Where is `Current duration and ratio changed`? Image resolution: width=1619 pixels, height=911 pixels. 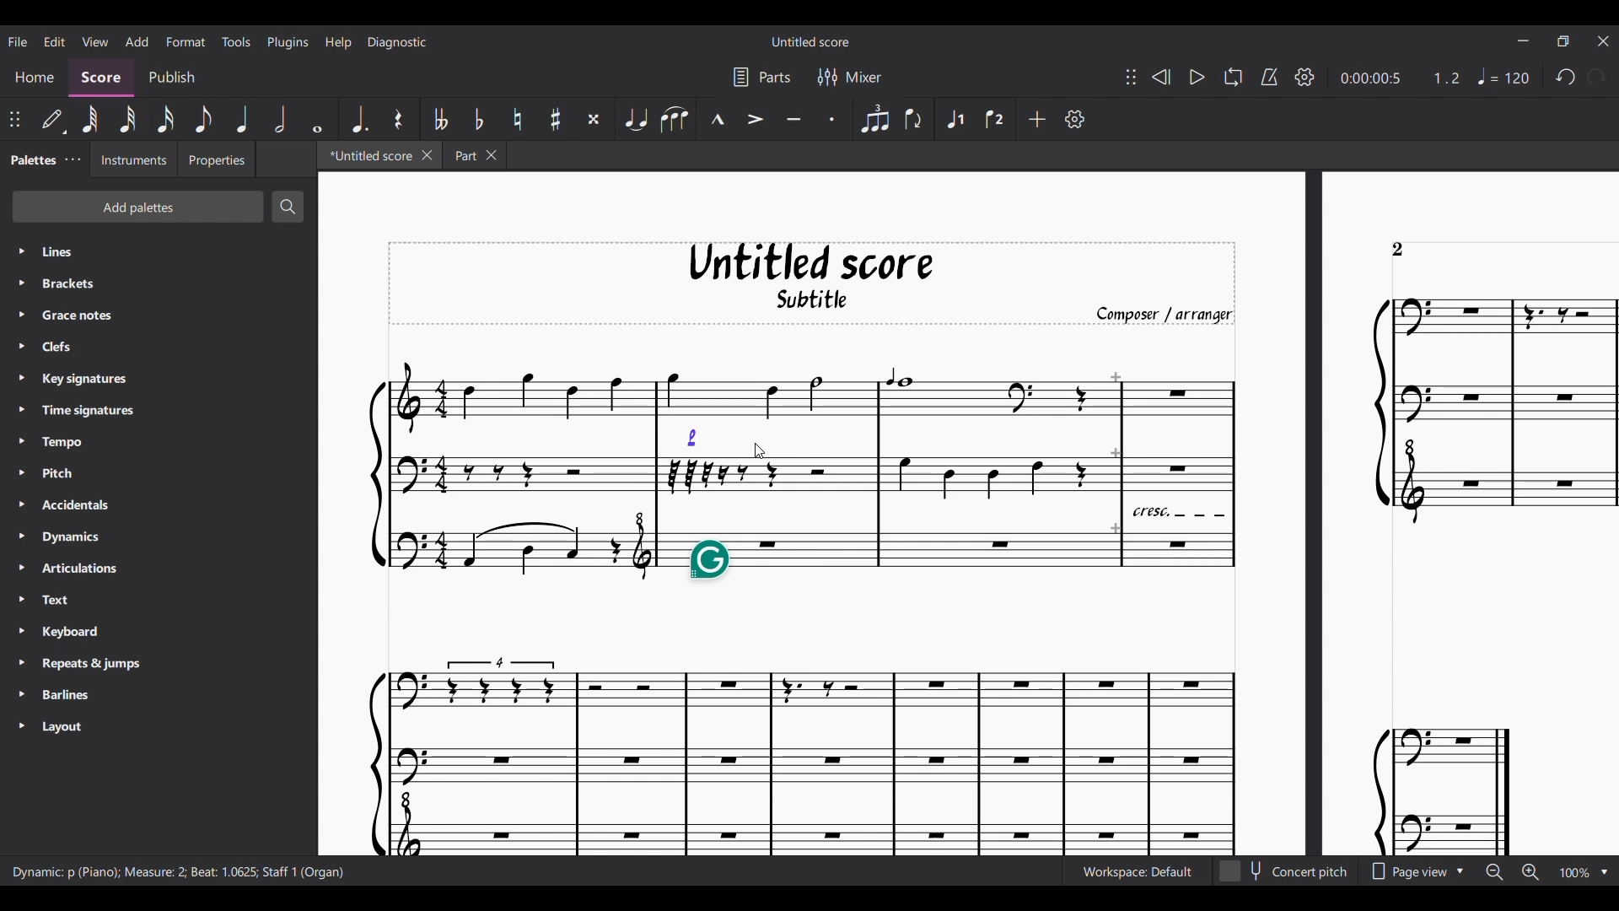
Current duration and ratio changed is located at coordinates (1401, 78).